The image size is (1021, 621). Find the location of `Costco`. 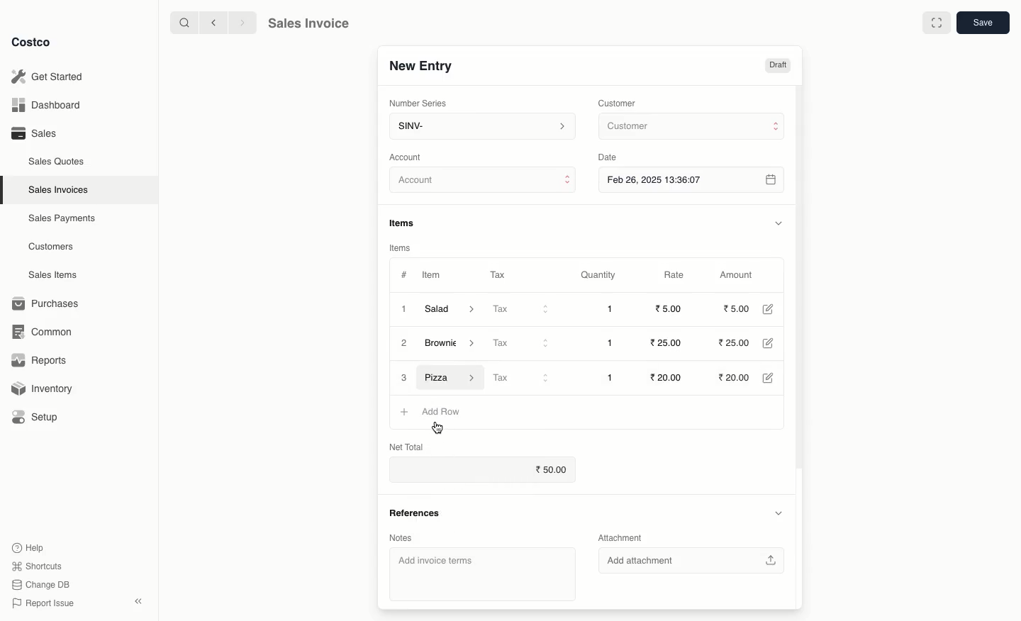

Costco is located at coordinates (35, 43).